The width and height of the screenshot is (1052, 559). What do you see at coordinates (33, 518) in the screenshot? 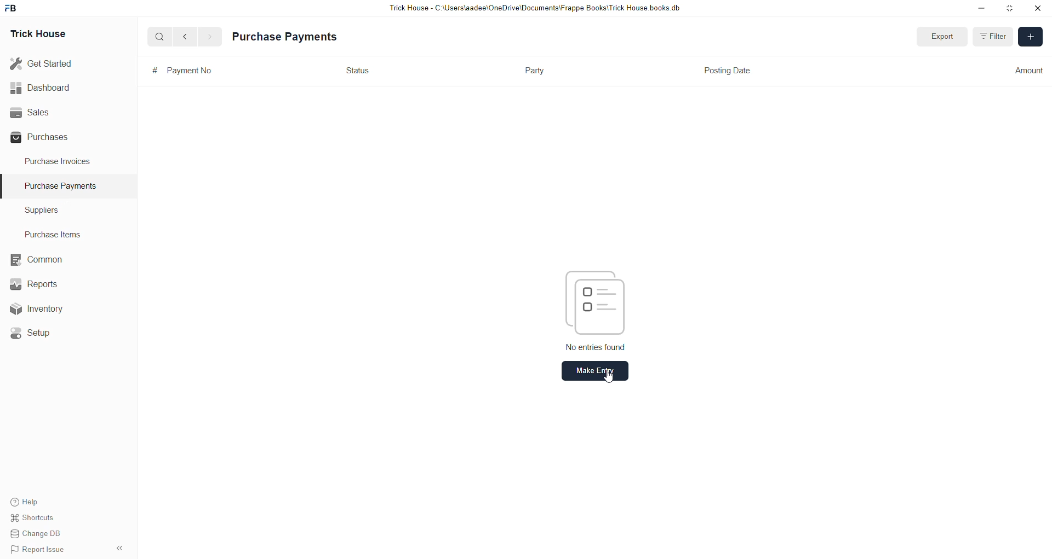
I see `Shortcuts` at bounding box center [33, 518].